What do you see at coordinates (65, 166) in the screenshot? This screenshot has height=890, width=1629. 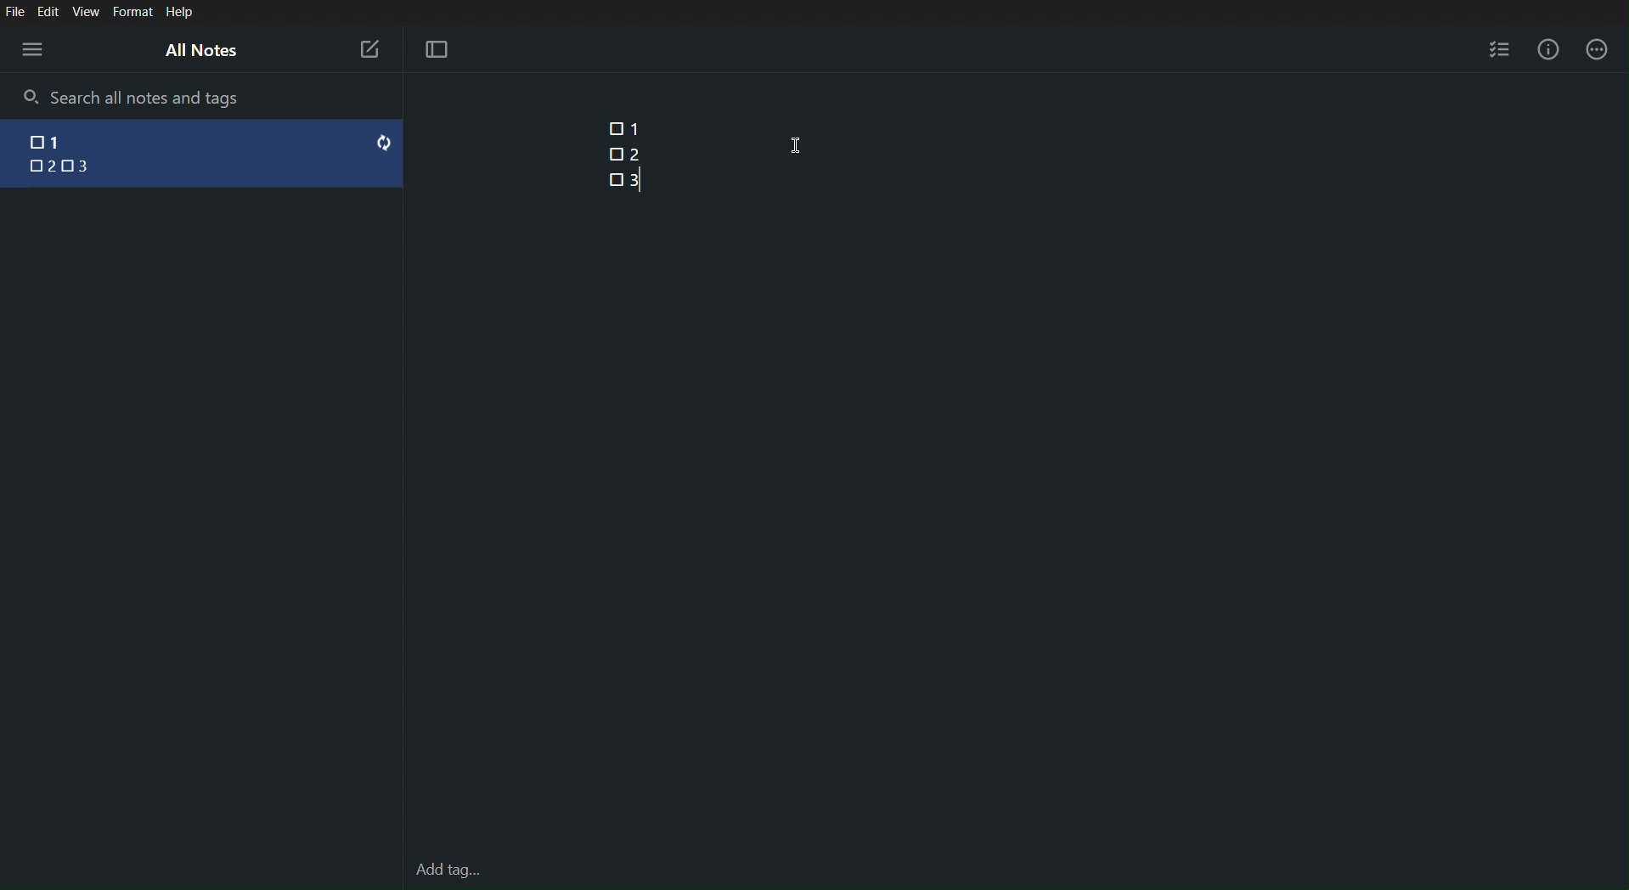 I see `checkbox` at bounding box center [65, 166].